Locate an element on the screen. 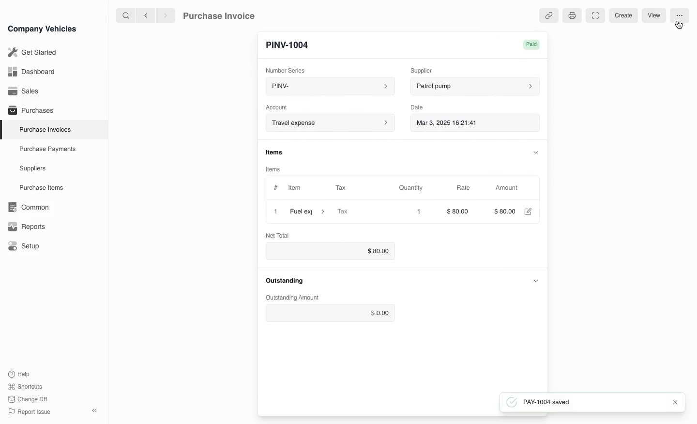 This screenshot has width=697, height=424. $80.00 is located at coordinates (329, 312).